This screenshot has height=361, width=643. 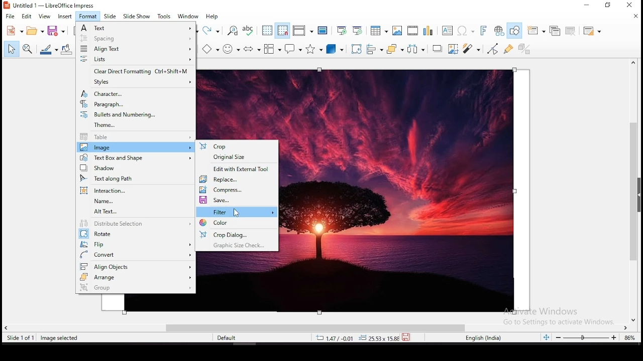 I want to click on filter, so click(x=238, y=212).